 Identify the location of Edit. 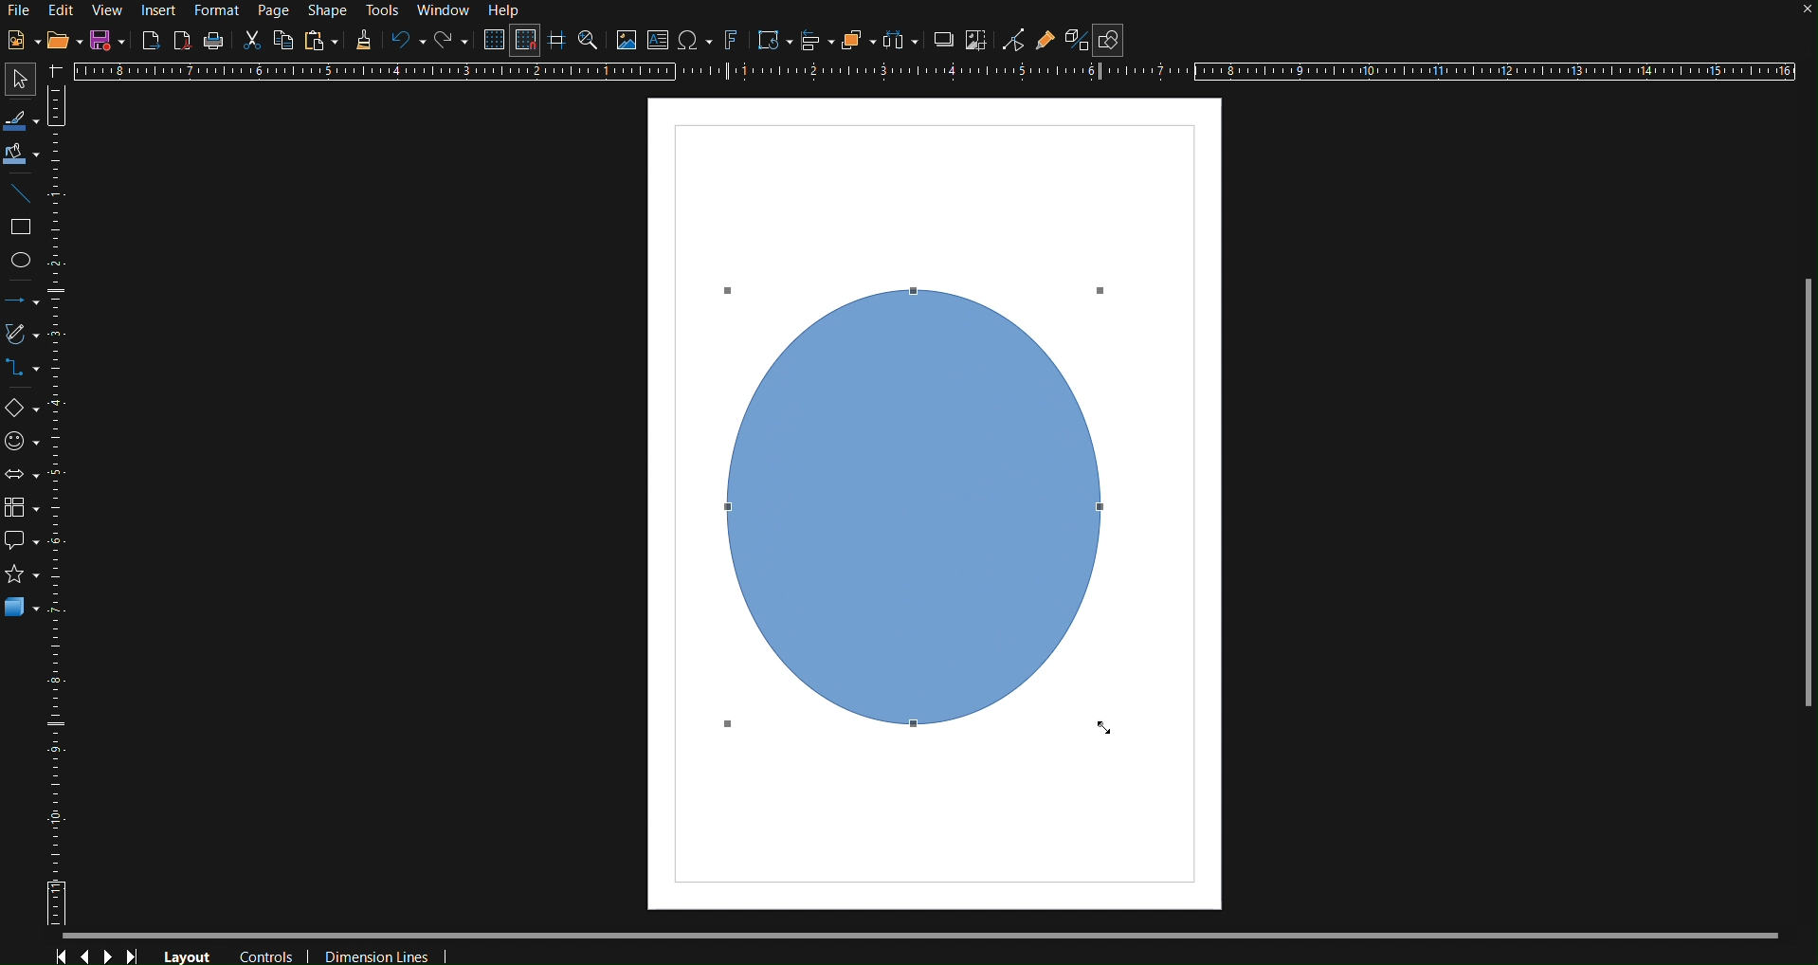
(62, 9).